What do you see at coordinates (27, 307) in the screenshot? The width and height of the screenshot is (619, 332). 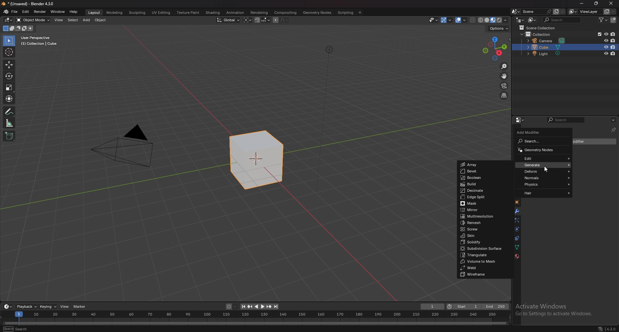 I see `playback` at bounding box center [27, 307].